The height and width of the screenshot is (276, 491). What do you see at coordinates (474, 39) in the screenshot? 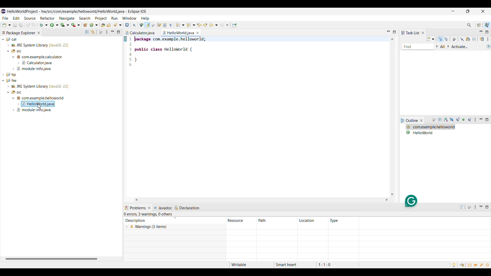
I see `Collapse all` at bounding box center [474, 39].